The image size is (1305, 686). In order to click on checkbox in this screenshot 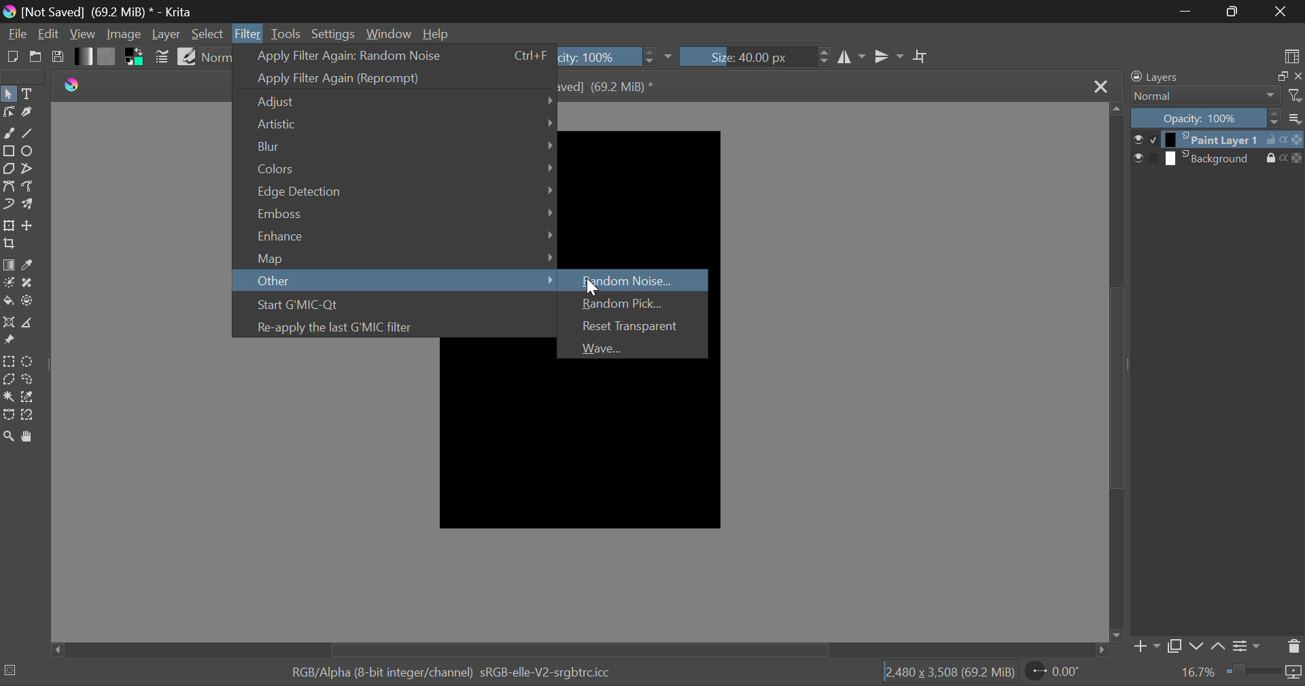, I will do `click(1152, 158)`.